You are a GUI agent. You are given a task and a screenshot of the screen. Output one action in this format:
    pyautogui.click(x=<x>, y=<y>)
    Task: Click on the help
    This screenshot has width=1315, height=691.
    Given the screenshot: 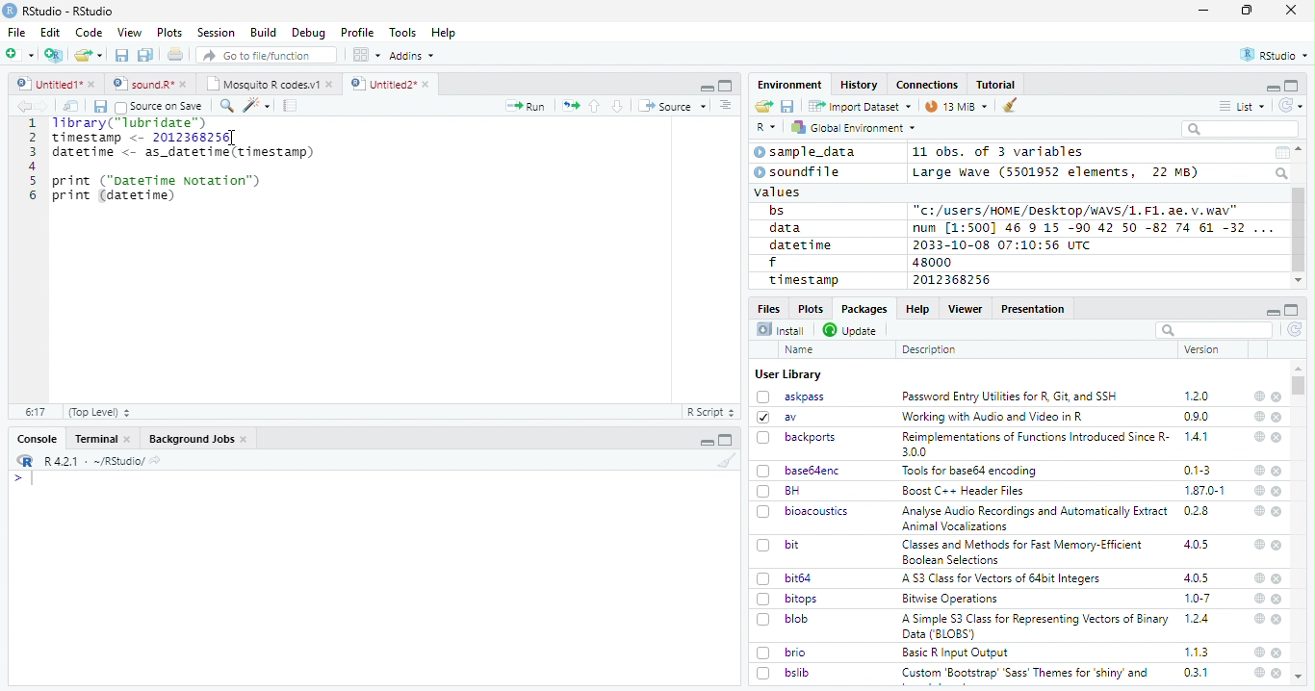 What is the action you would take?
    pyautogui.click(x=1257, y=510)
    